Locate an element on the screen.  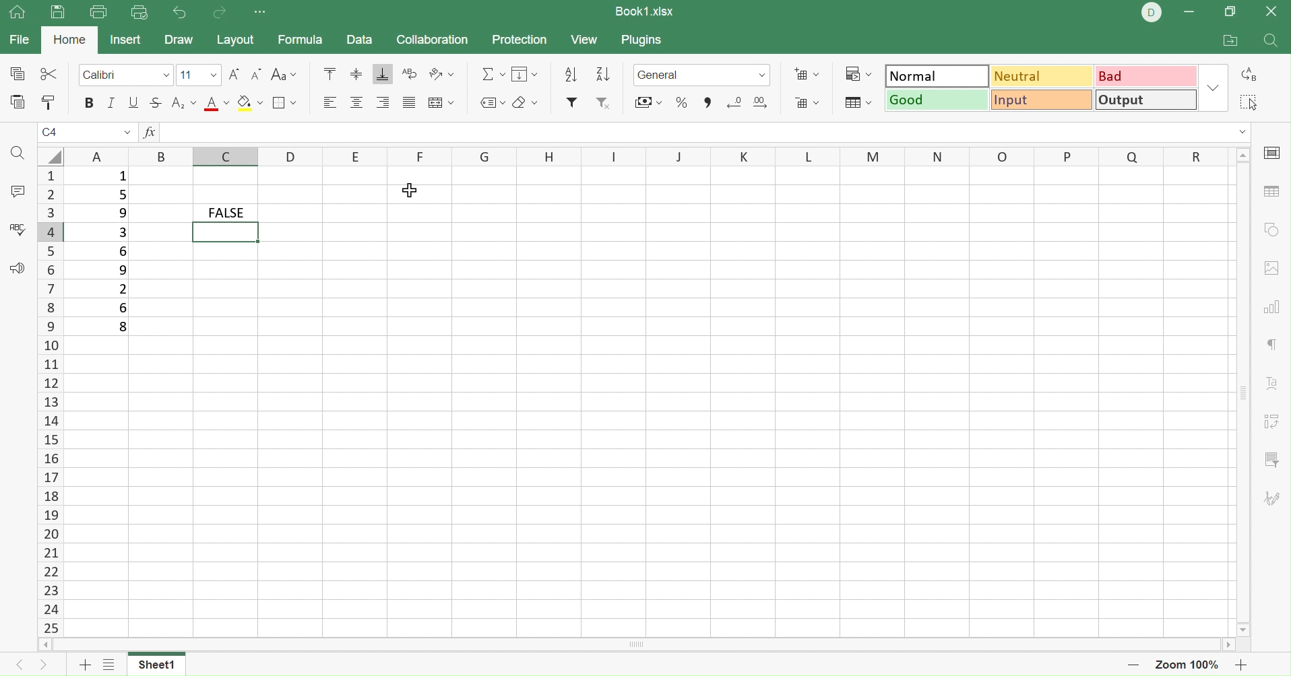
Conditional formatting is located at coordinates (858, 73).